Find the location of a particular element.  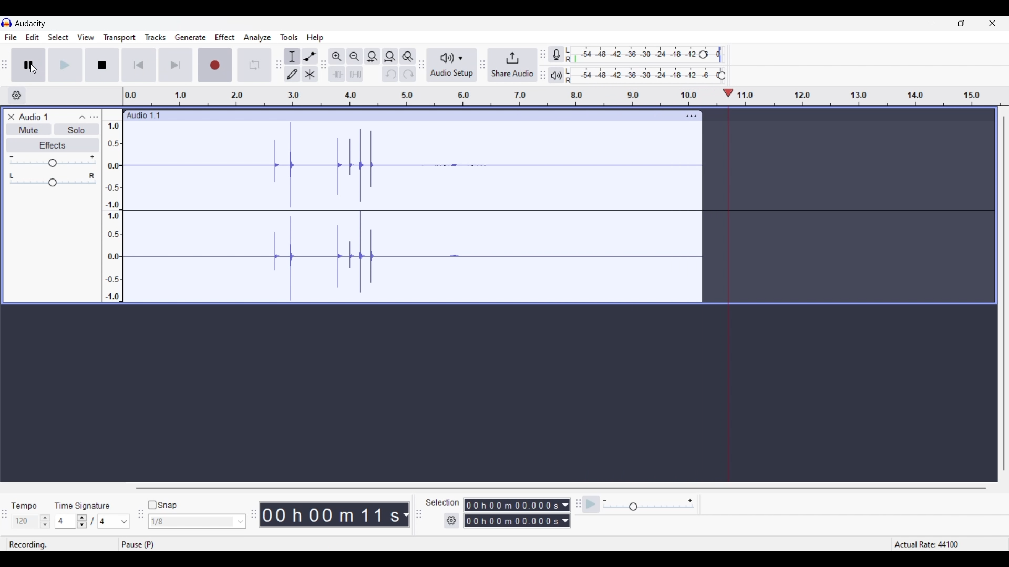

Playhead is located at coordinates (727, 93).